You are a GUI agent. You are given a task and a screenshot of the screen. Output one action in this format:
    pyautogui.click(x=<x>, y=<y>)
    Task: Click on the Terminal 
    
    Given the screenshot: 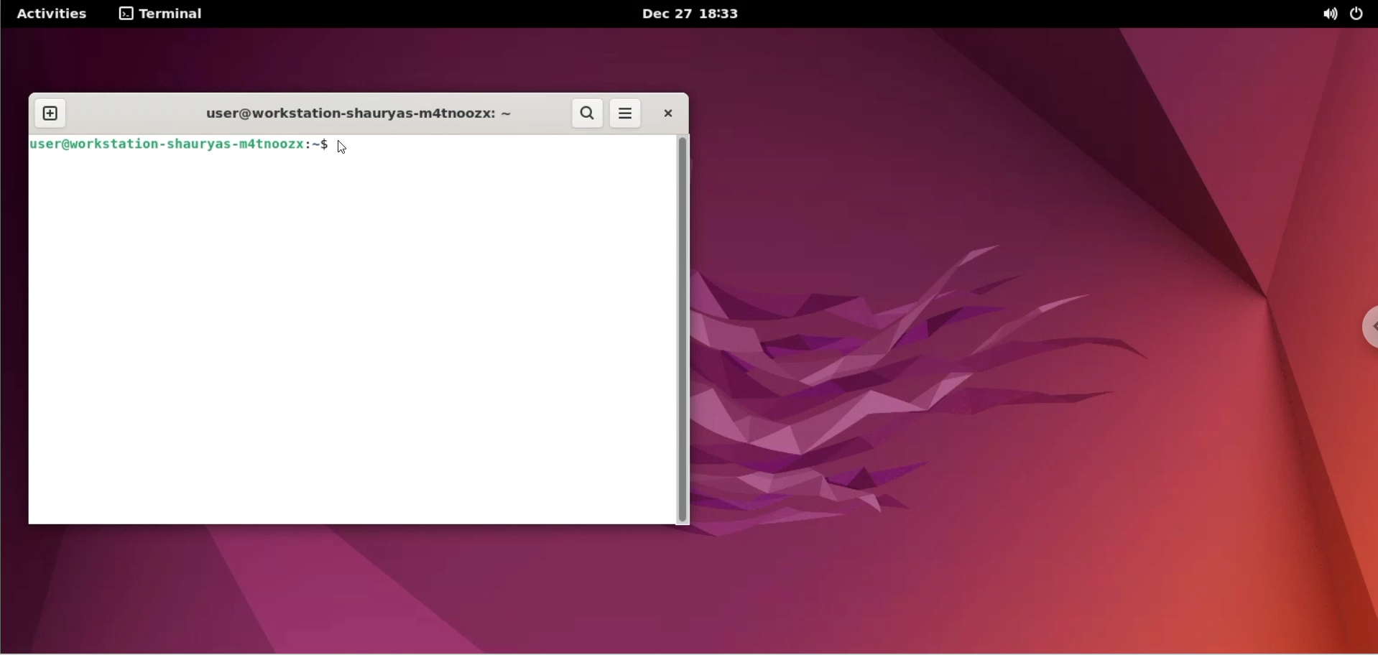 What is the action you would take?
    pyautogui.click(x=167, y=14)
    